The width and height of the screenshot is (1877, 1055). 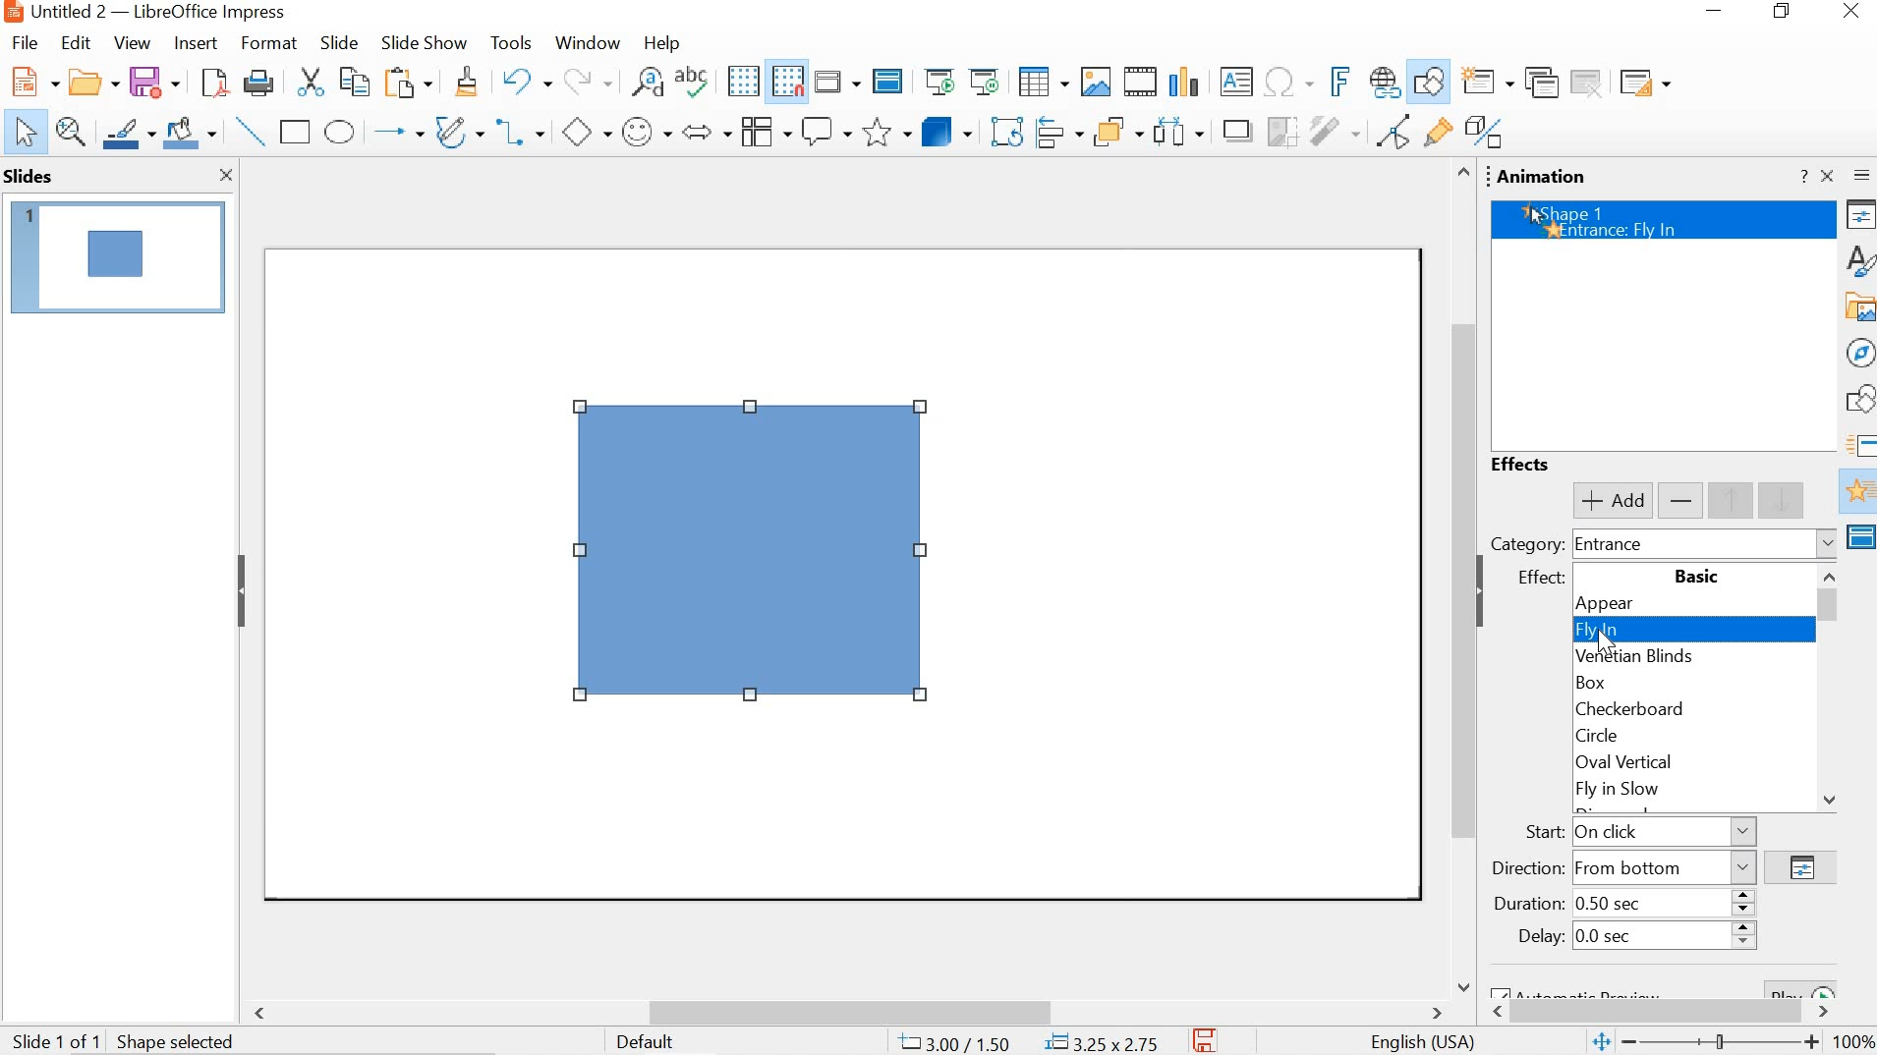 What do you see at coordinates (214, 83) in the screenshot?
I see `save as pdf` at bounding box center [214, 83].